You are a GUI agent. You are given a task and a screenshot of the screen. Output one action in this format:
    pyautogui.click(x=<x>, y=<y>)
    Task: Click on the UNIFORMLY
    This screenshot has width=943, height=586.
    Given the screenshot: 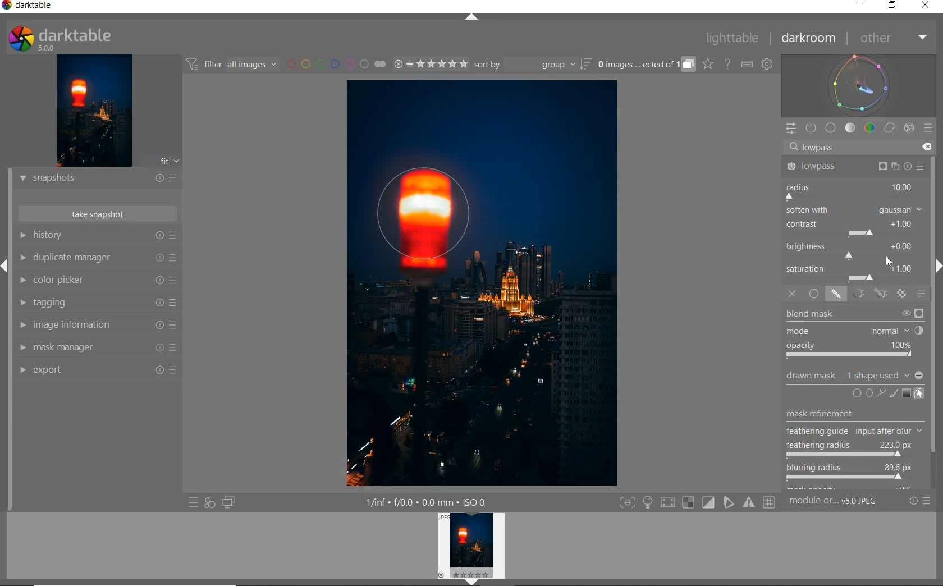 What is the action you would take?
    pyautogui.click(x=814, y=294)
    